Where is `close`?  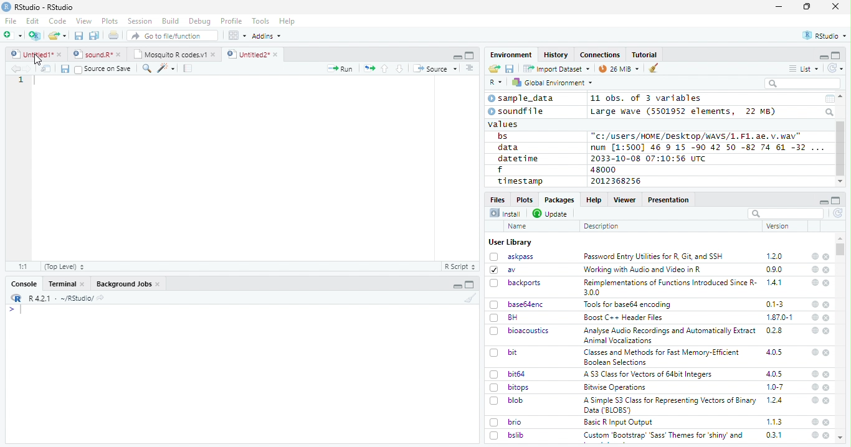
close is located at coordinates (827, 270).